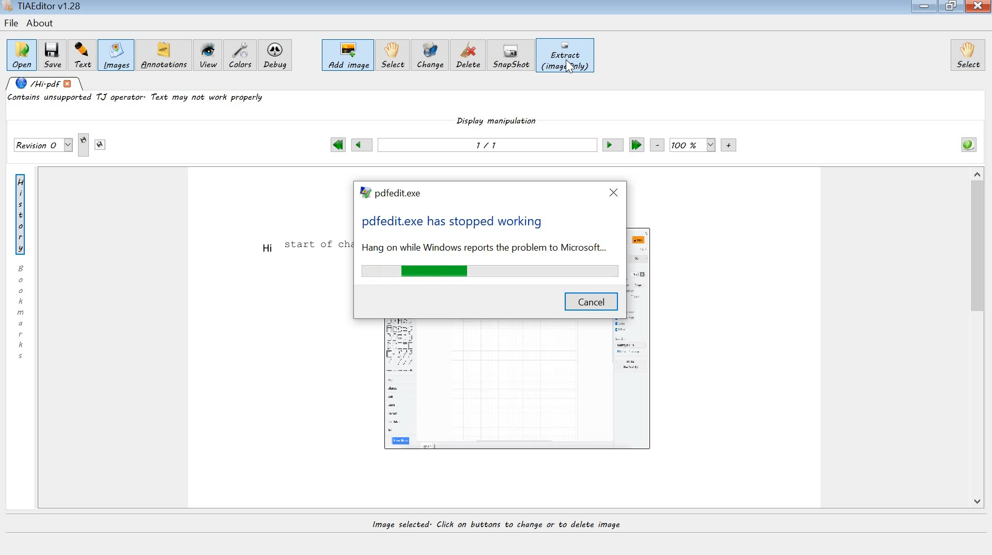  What do you see at coordinates (694, 145) in the screenshot?
I see `zoom out or zoom in` at bounding box center [694, 145].